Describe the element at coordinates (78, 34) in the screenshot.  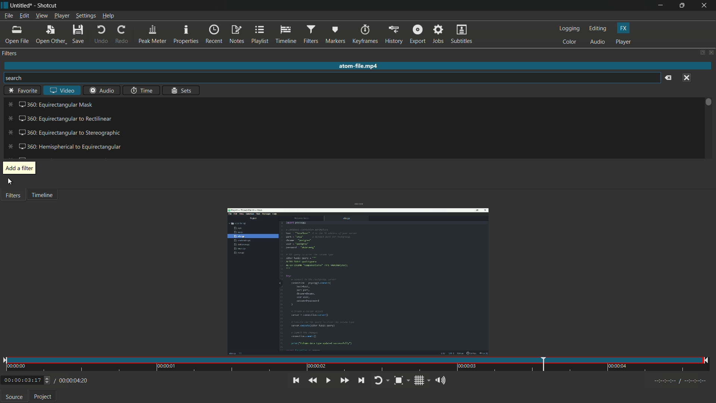
I see `save` at that location.